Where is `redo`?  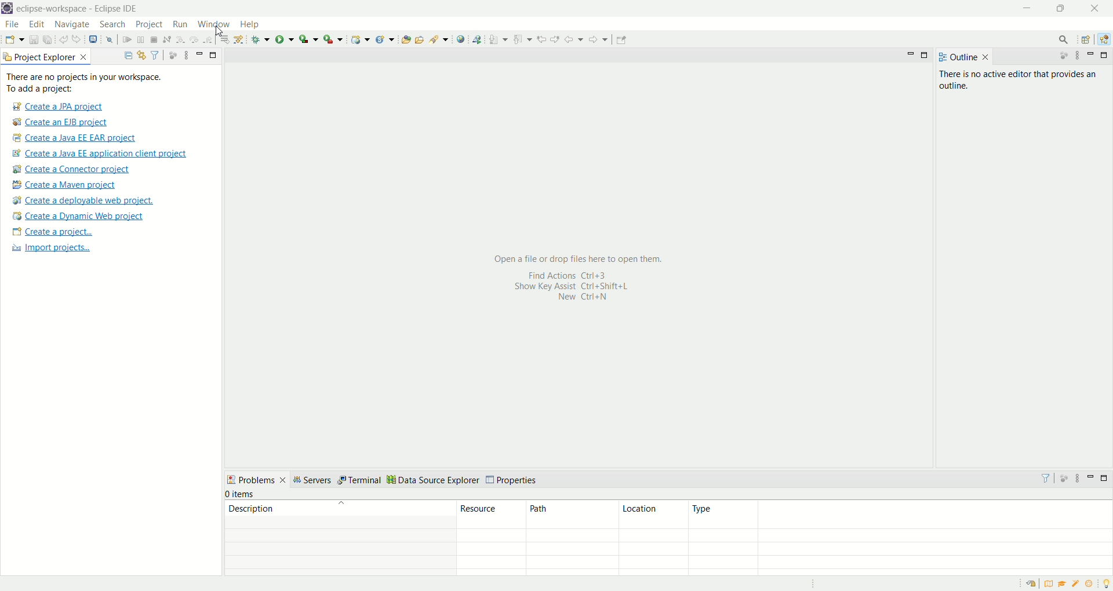 redo is located at coordinates (79, 39).